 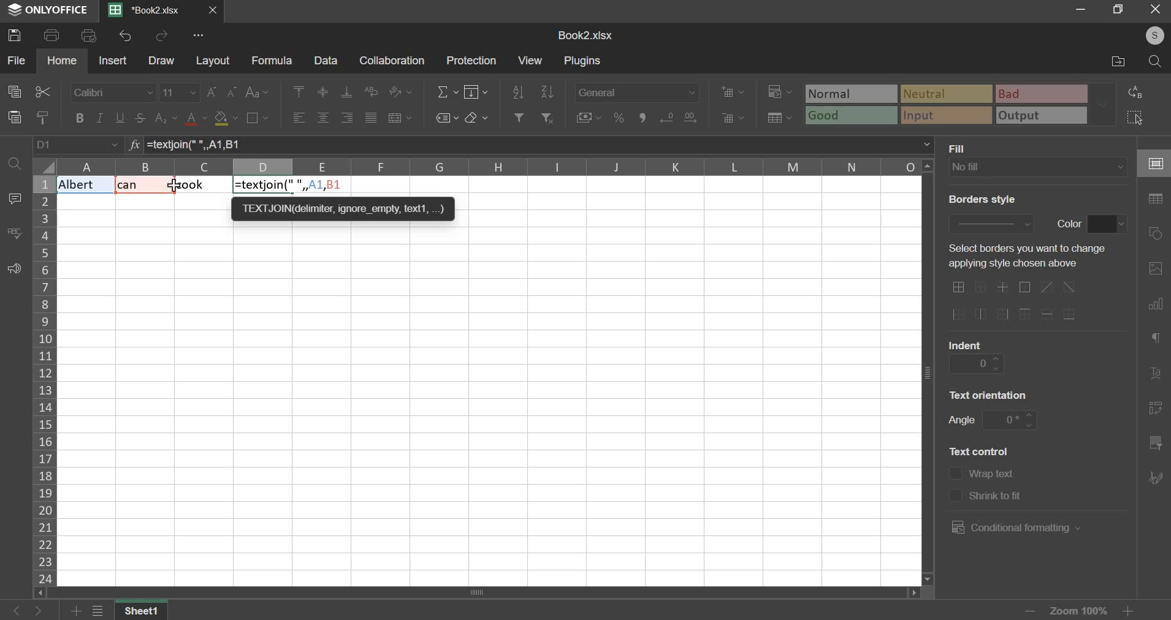 What do you see at coordinates (584, 61) in the screenshot?
I see `plugins` at bounding box center [584, 61].